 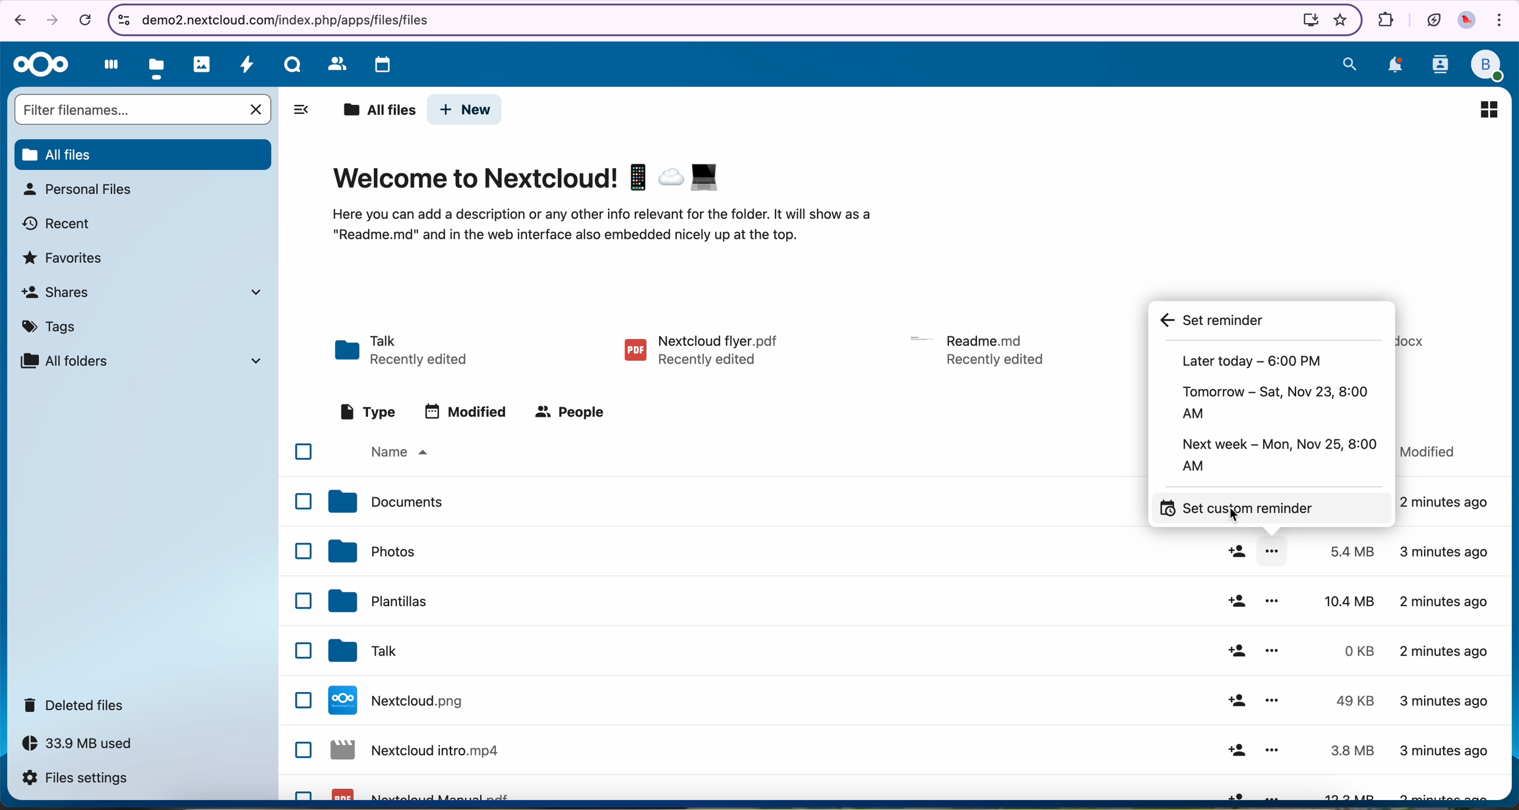 I want to click on more options opened, so click(x=1272, y=552).